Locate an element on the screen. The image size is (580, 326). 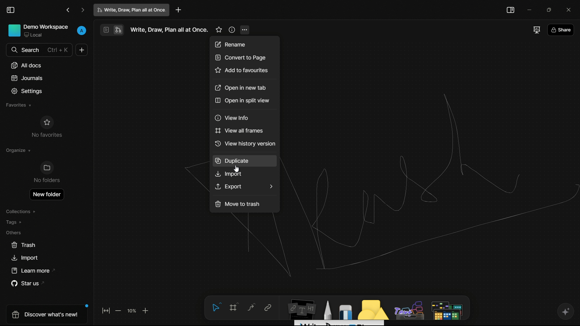
profile name is located at coordinates (82, 31).